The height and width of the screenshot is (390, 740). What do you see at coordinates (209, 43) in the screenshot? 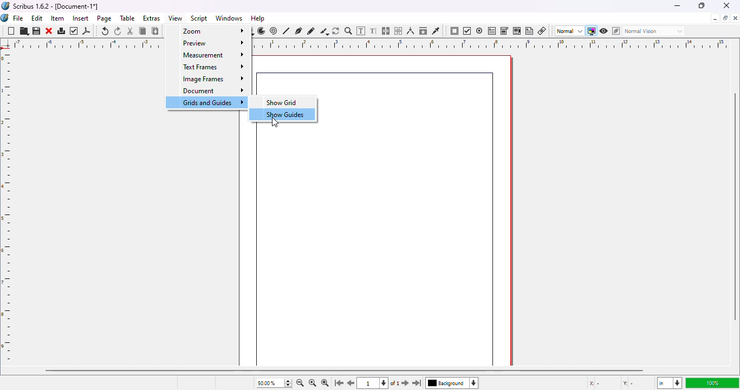
I see `preview` at bounding box center [209, 43].